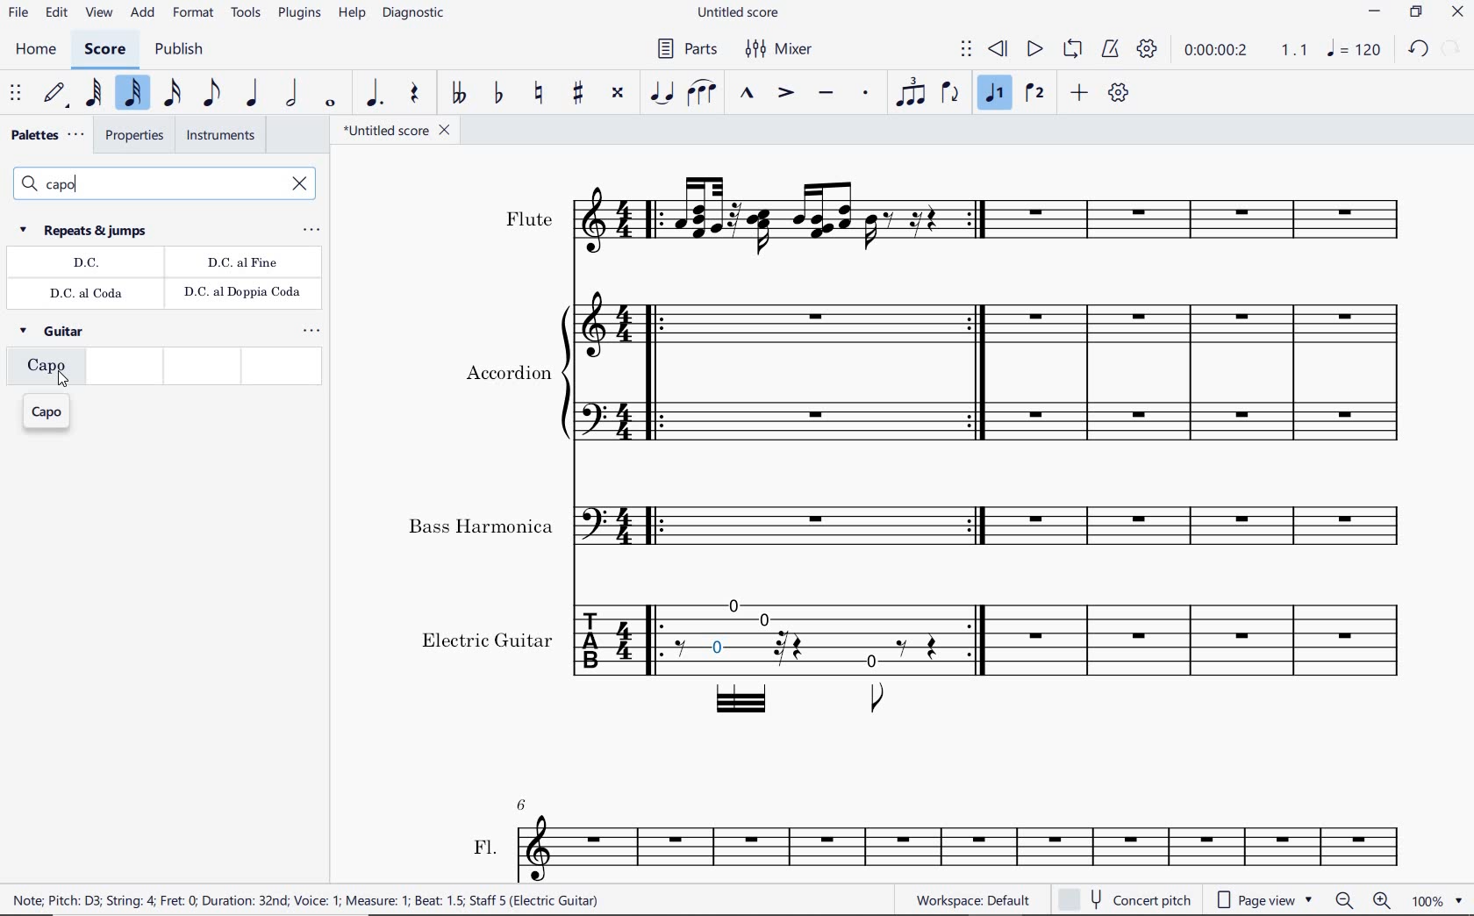  What do you see at coordinates (94, 94) in the screenshot?
I see `64th note` at bounding box center [94, 94].